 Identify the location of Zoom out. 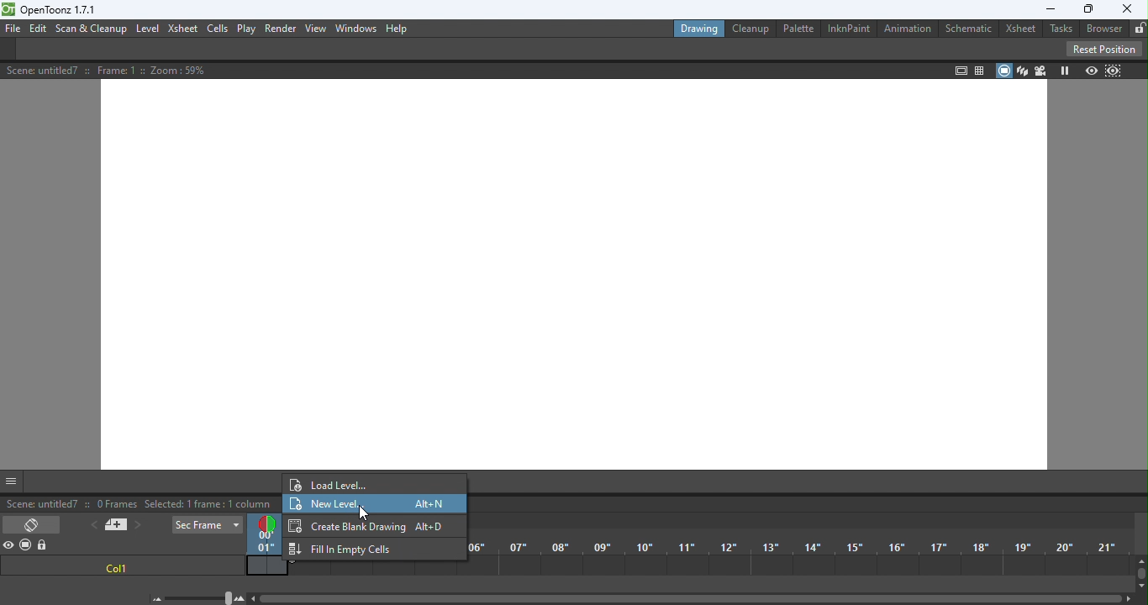
(155, 598).